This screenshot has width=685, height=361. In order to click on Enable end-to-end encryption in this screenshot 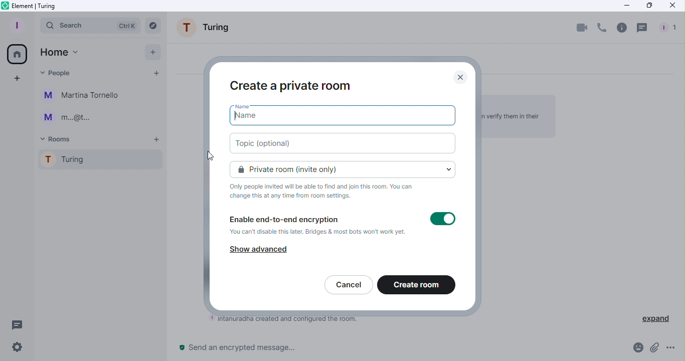, I will do `click(318, 226)`.